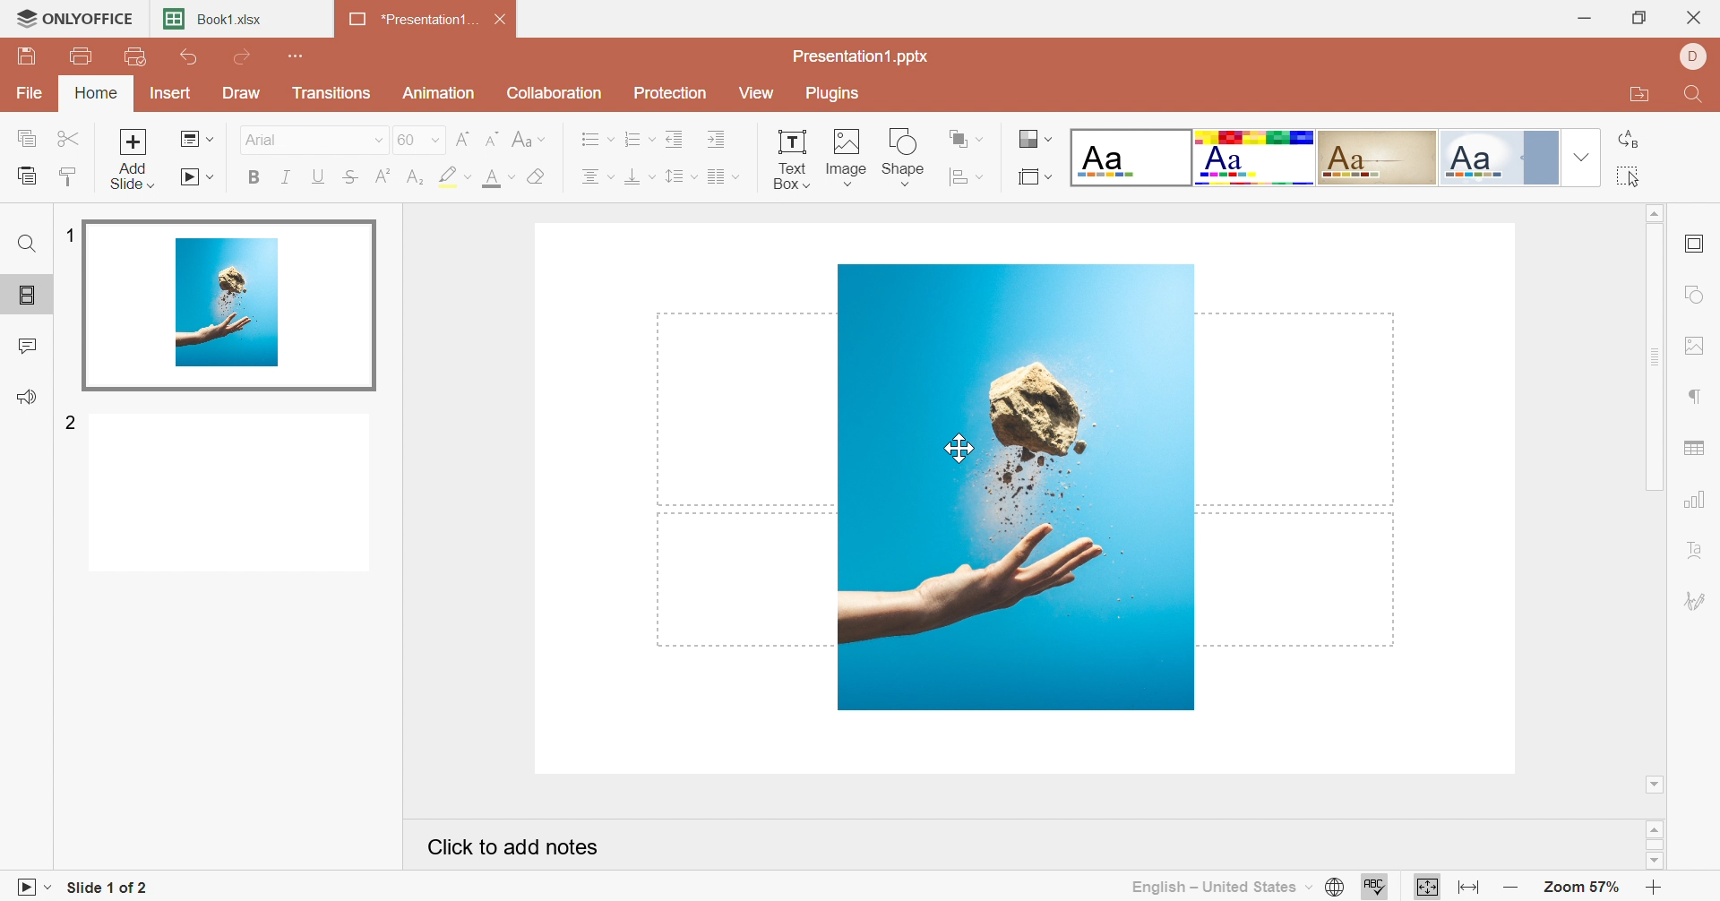 Image resolution: width=1720 pixels, height=901 pixels. I want to click on Zoom 57%, so click(1580, 888).